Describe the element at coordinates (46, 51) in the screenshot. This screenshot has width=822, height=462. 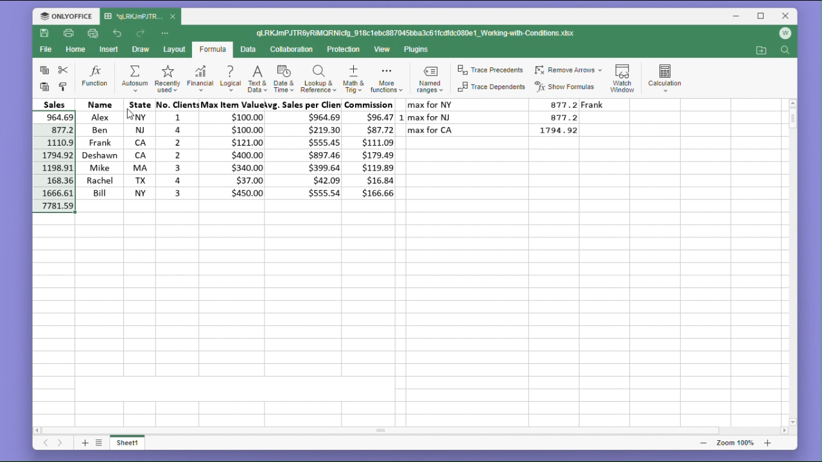
I see `file` at that location.